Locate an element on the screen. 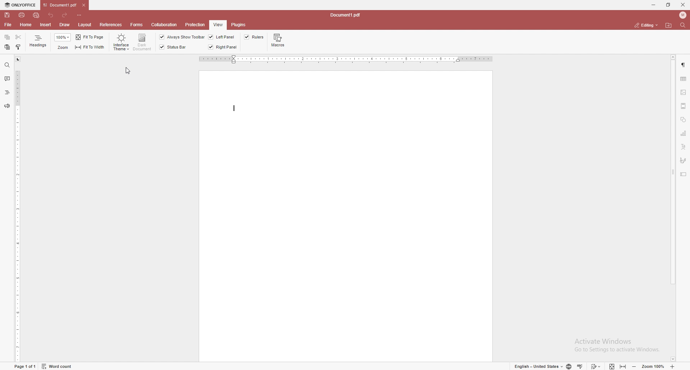  fit to width is located at coordinates (90, 47).